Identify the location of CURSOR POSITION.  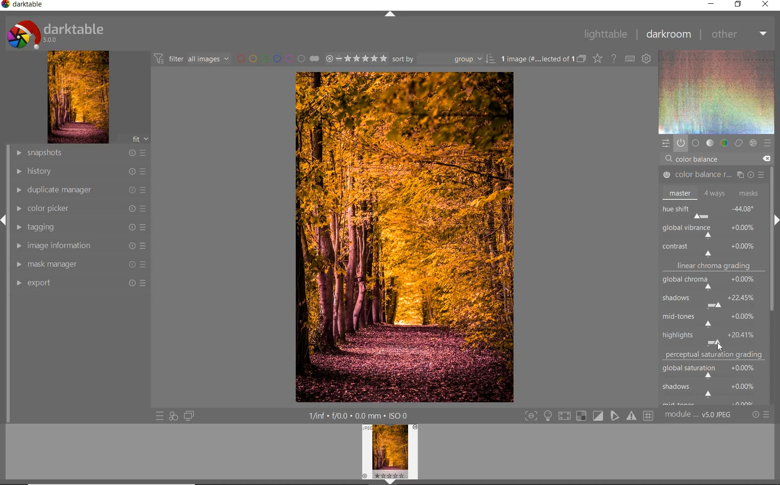
(717, 344).